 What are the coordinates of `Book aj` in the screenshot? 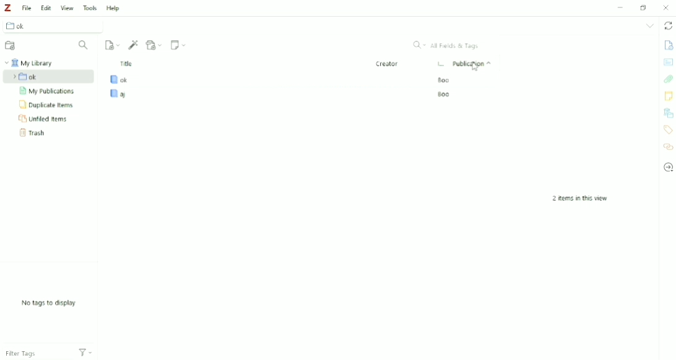 It's located at (281, 94).